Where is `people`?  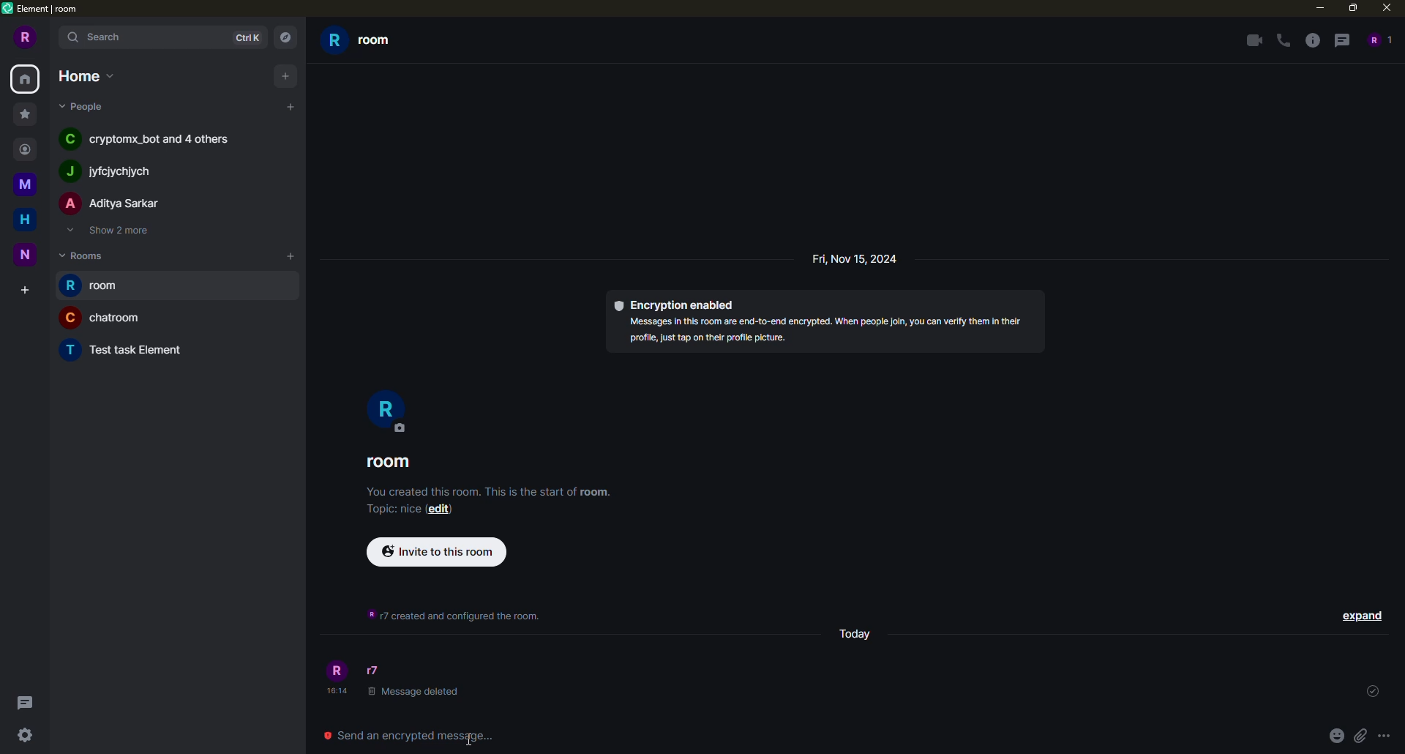
people is located at coordinates (149, 138).